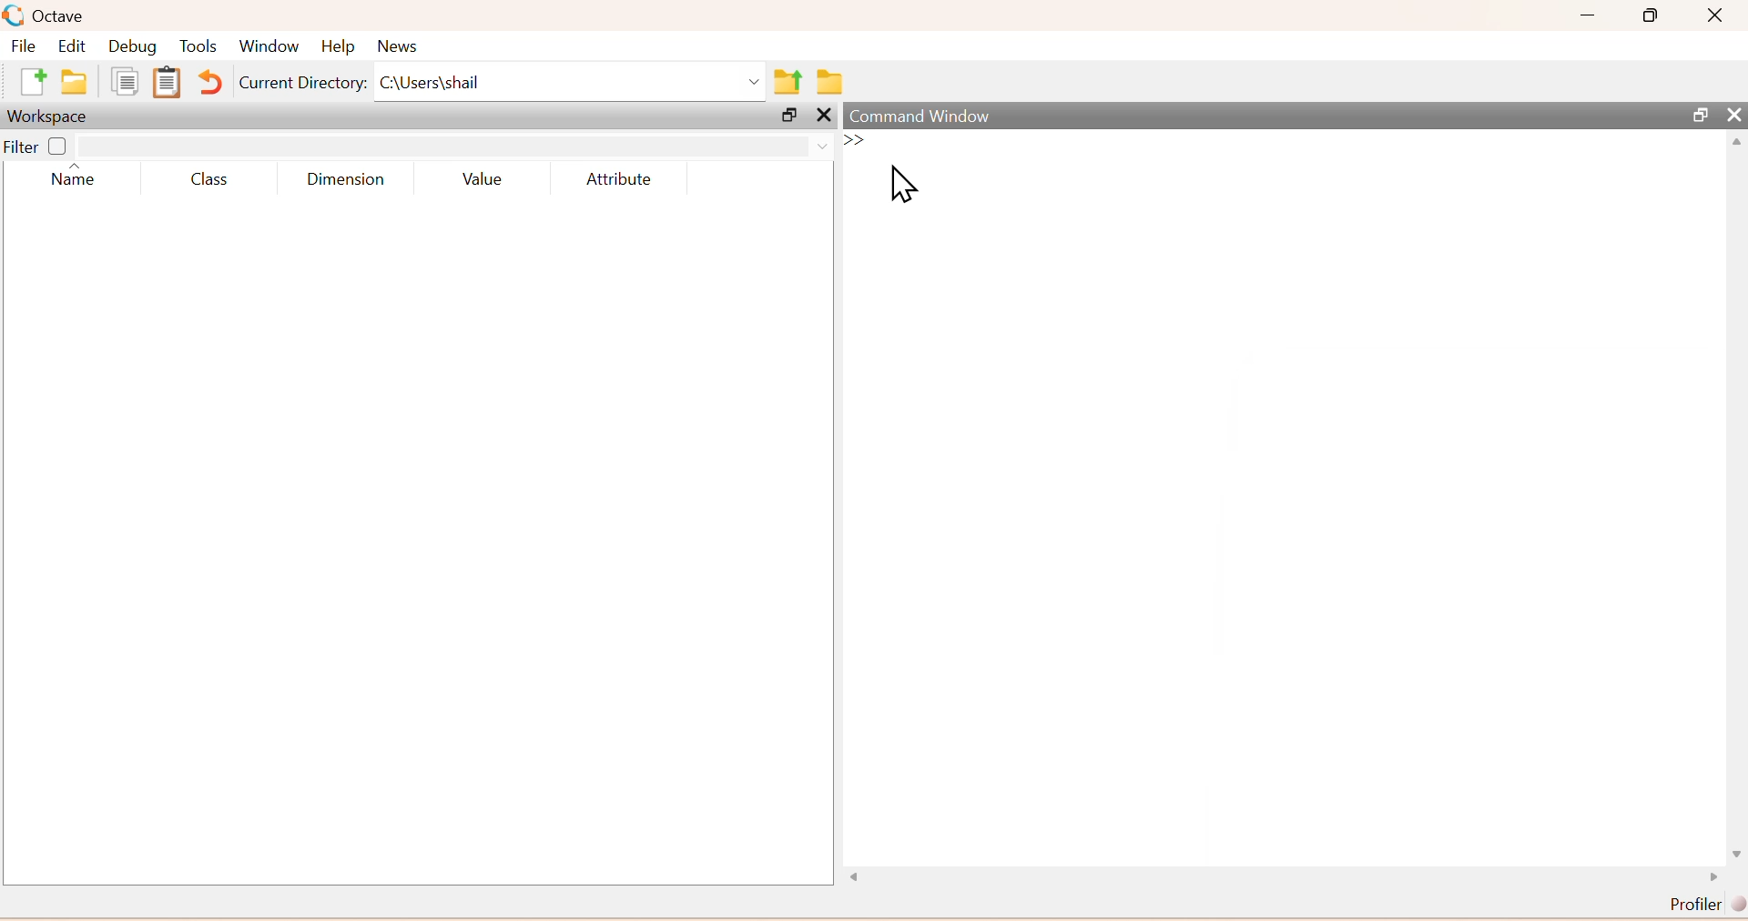  Describe the element at coordinates (829, 84) in the screenshot. I see `Browse directories` at that location.